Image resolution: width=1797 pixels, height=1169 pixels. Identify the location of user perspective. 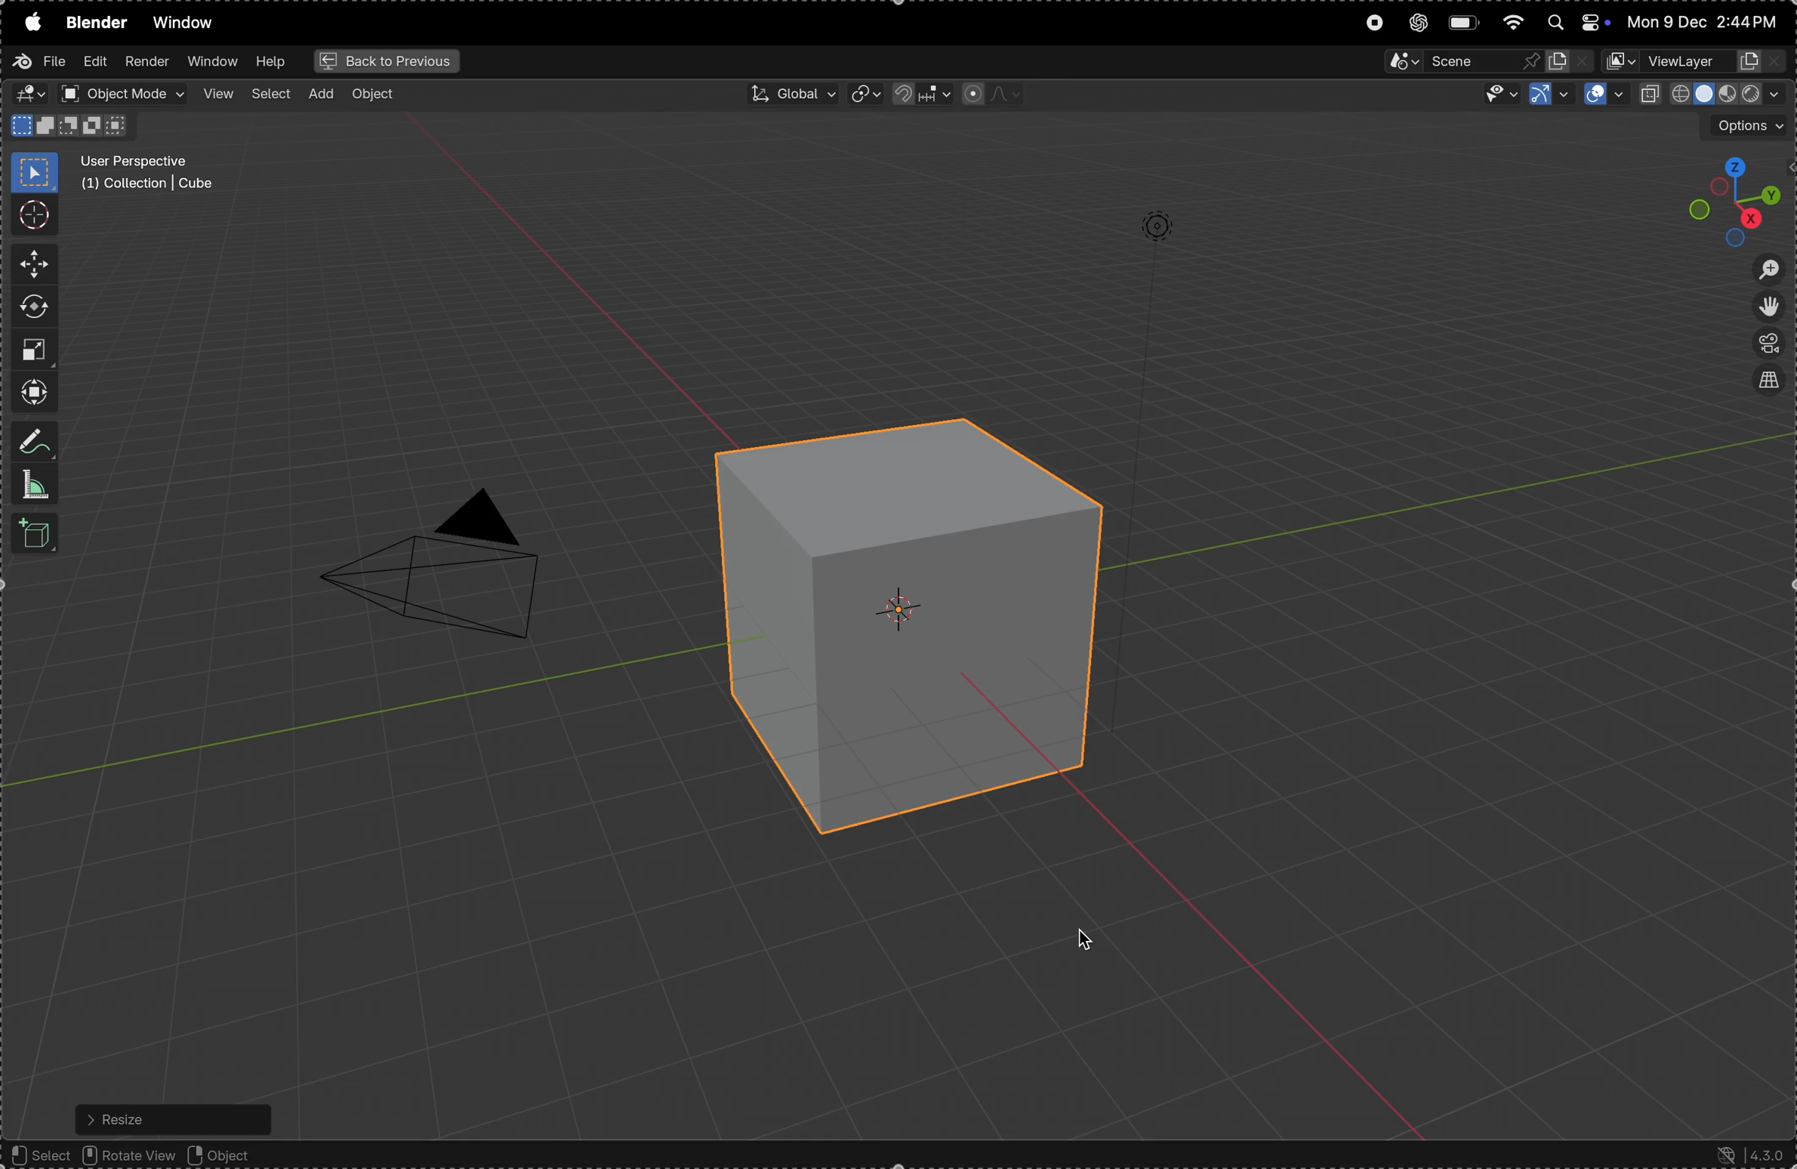
(154, 174).